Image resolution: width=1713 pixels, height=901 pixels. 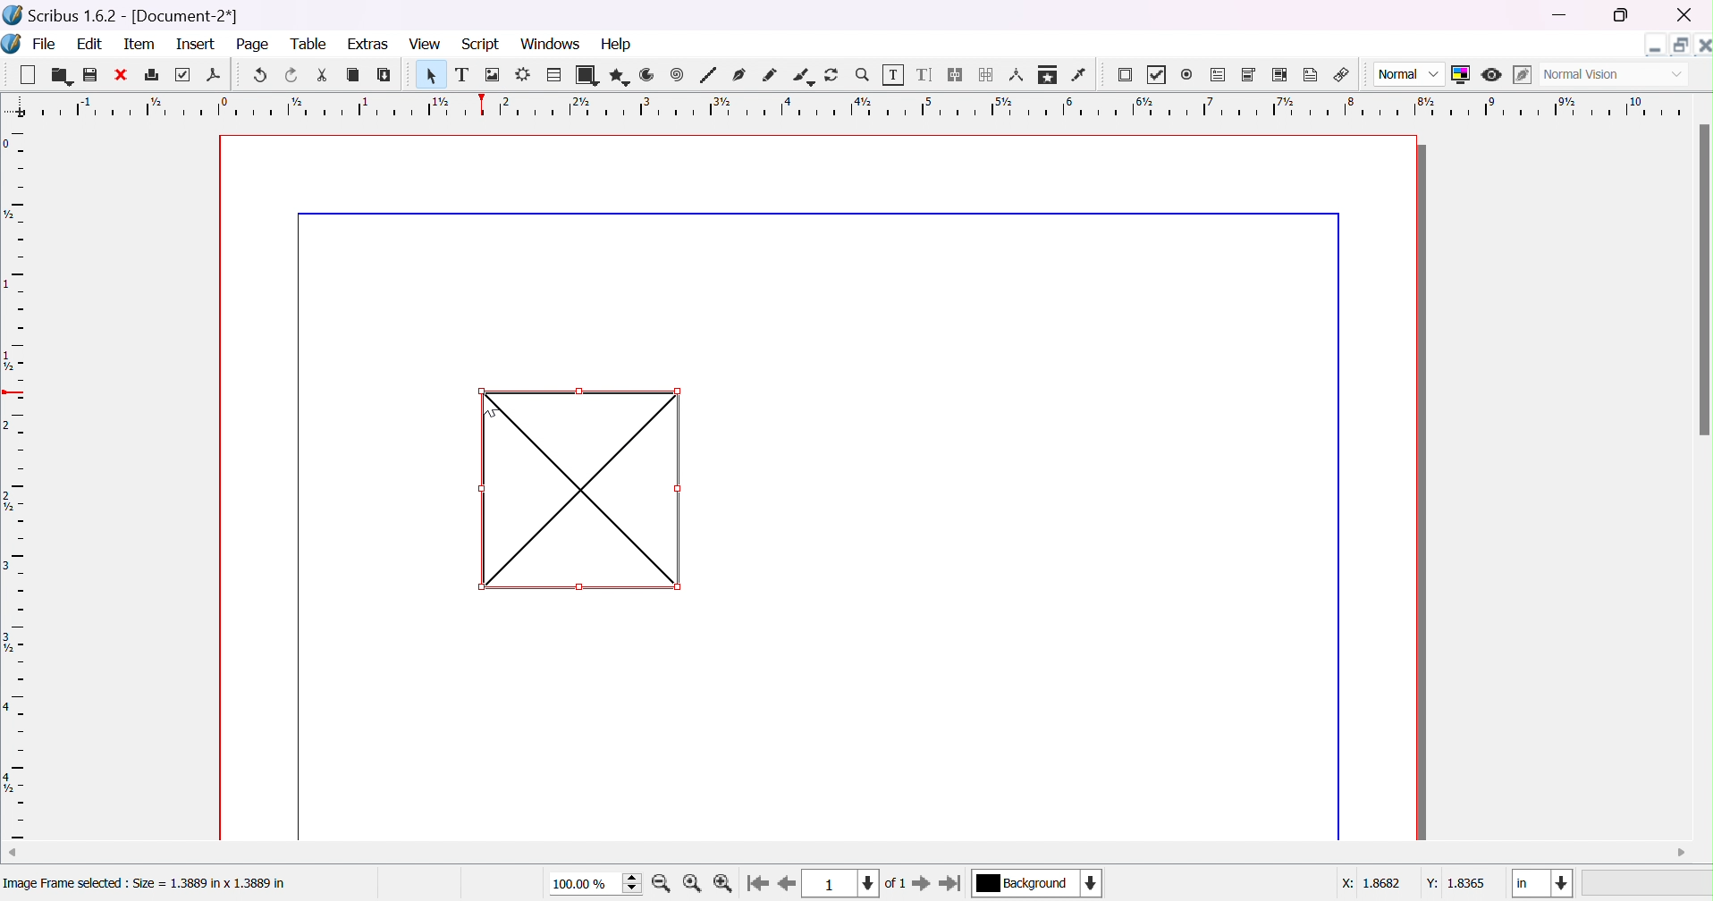 I want to click on view, so click(x=422, y=43).